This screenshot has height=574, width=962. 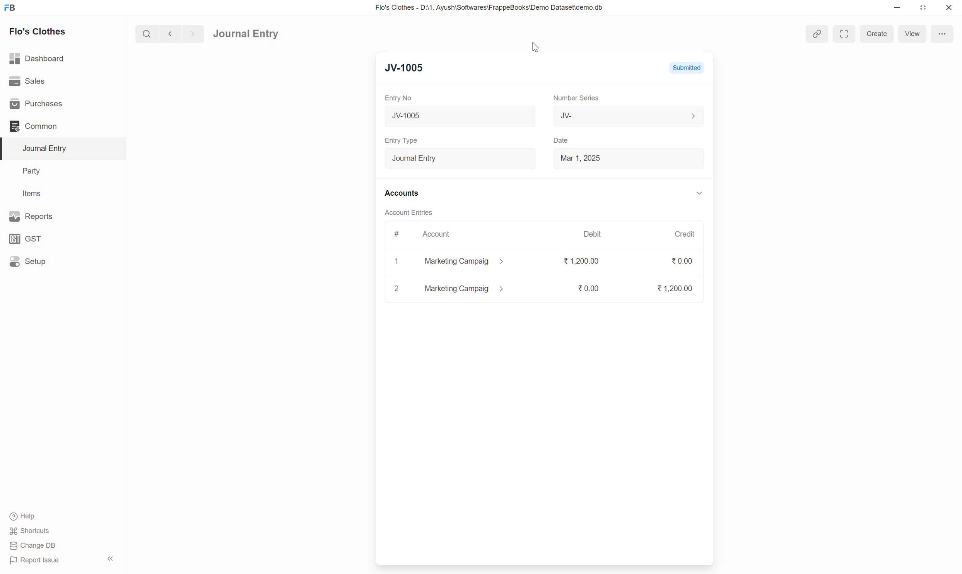 I want to click on 0.00, so click(x=587, y=288).